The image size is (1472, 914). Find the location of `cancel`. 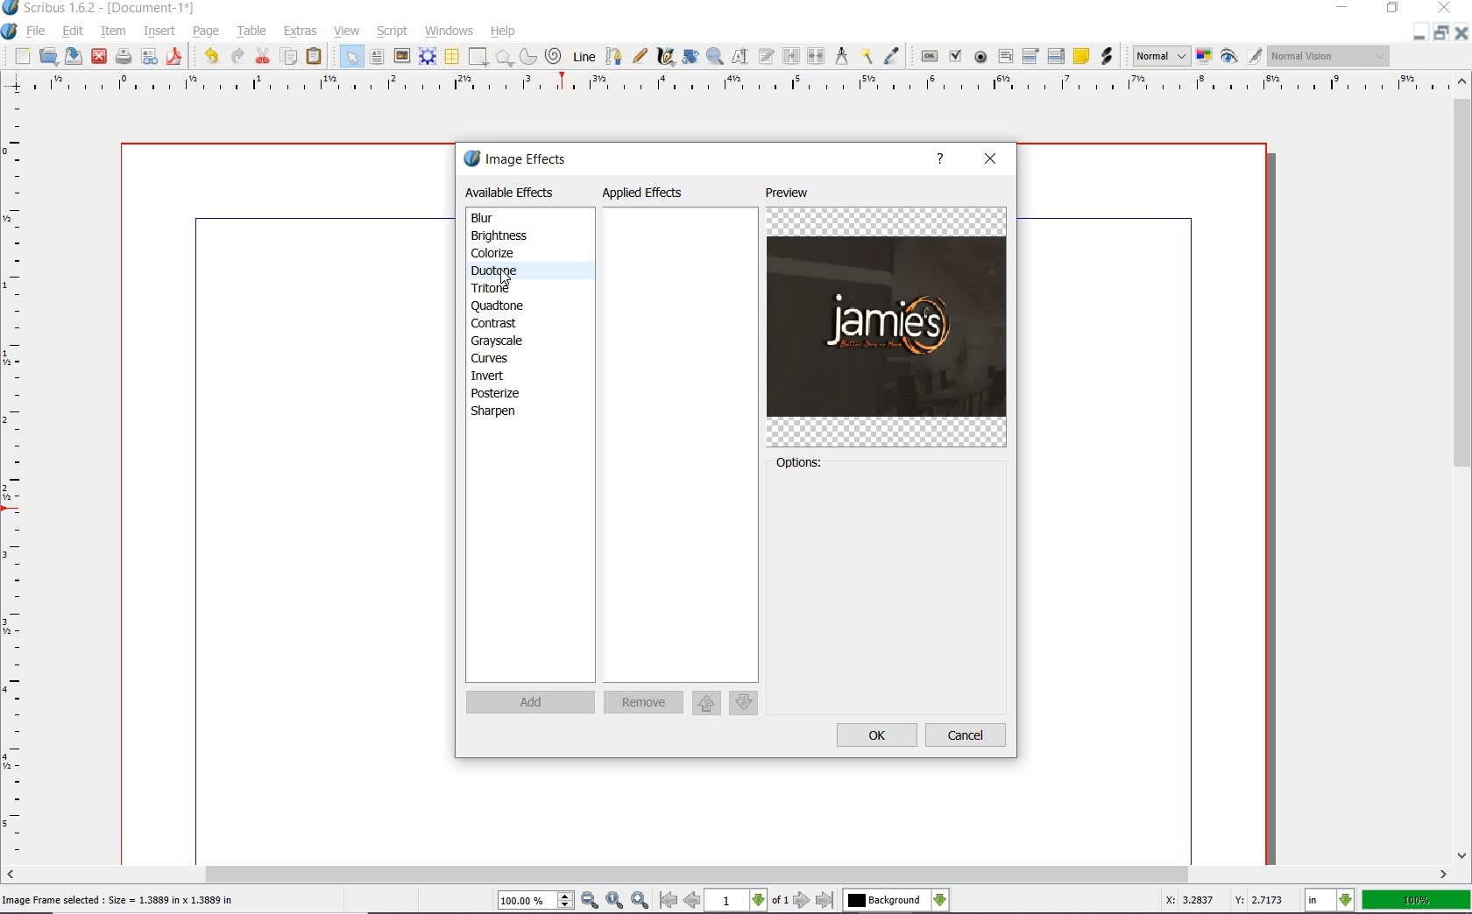

cancel is located at coordinates (963, 734).